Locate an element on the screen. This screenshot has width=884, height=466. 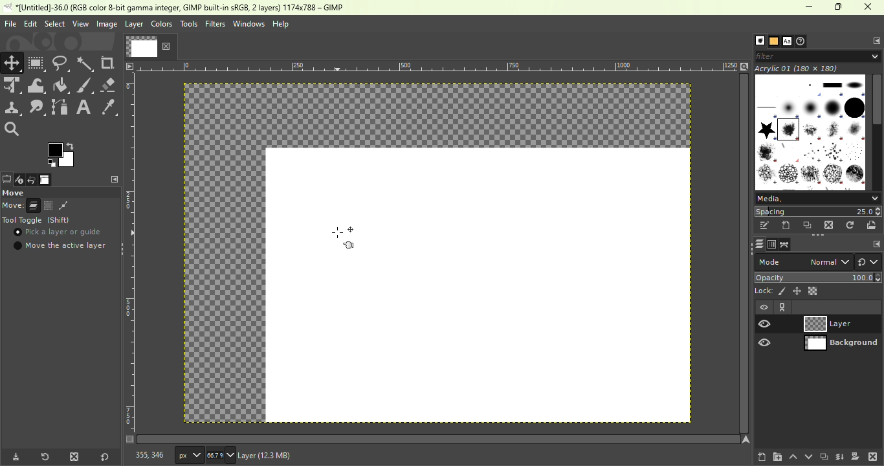
Undo history is located at coordinates (30, 181).